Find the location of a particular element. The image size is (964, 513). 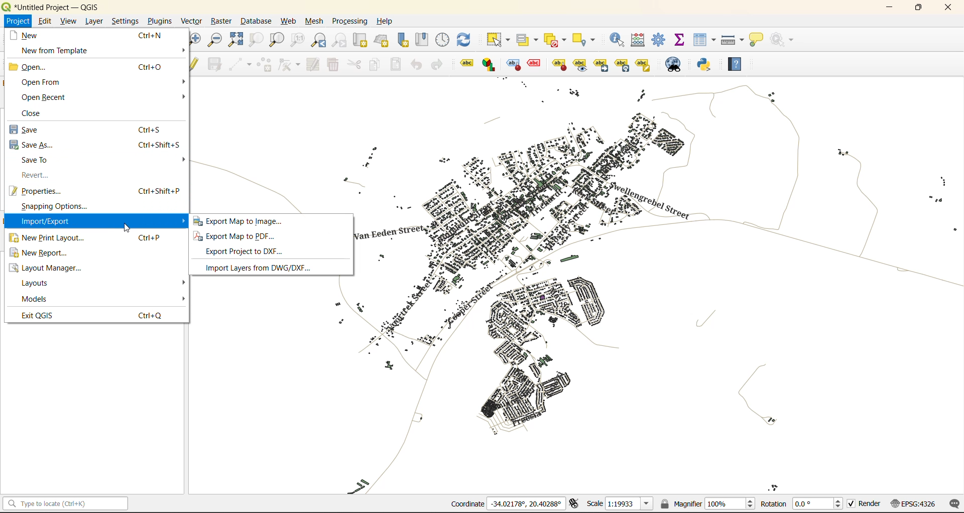

open recent is located at coordinates (44, 96).